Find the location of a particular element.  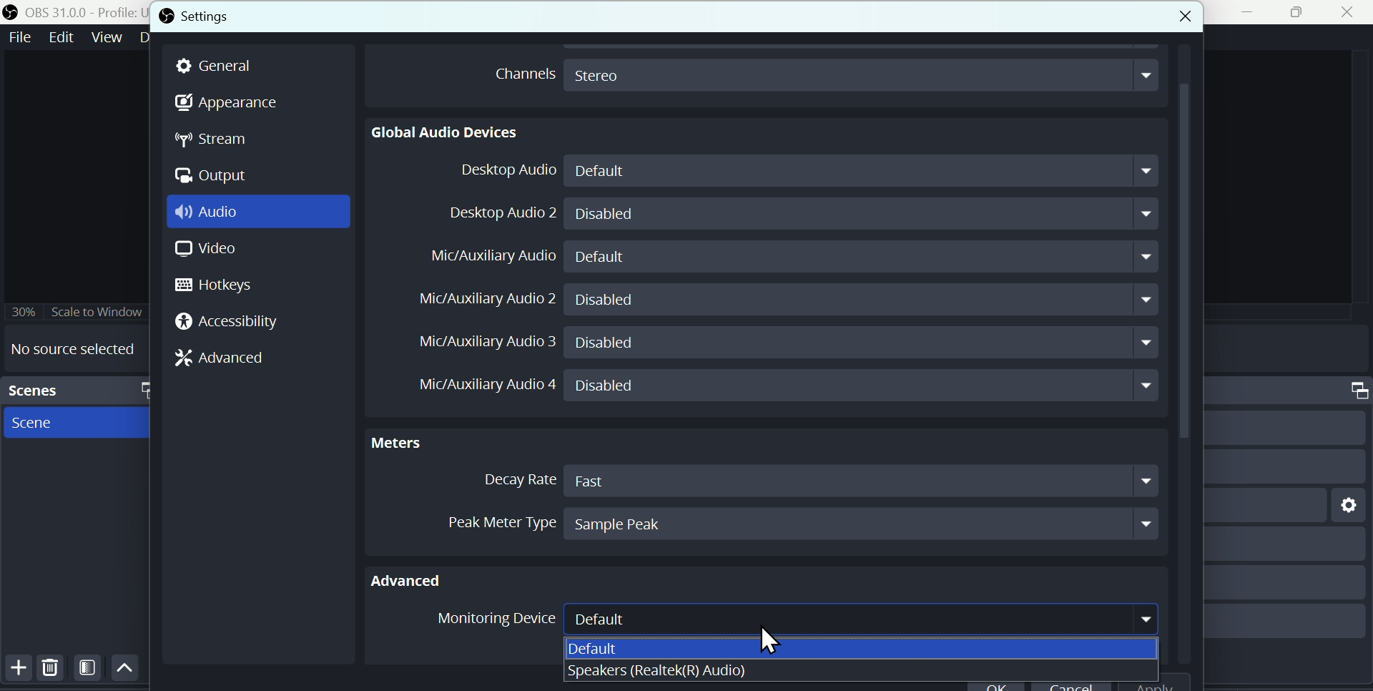

Cancel is located at coordinates (1071, 685).